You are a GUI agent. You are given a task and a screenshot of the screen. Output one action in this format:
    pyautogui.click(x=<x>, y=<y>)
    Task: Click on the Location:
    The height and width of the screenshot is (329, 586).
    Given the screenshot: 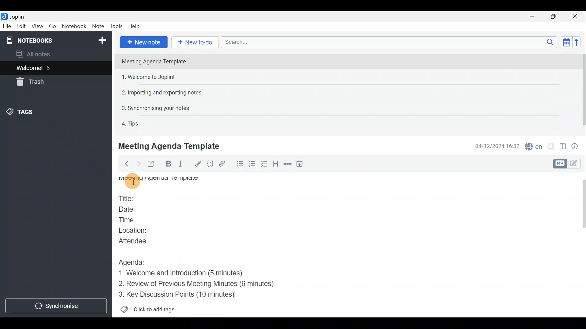 What is the action you would take?
    pyautogui.click(x=138, y=231)
    